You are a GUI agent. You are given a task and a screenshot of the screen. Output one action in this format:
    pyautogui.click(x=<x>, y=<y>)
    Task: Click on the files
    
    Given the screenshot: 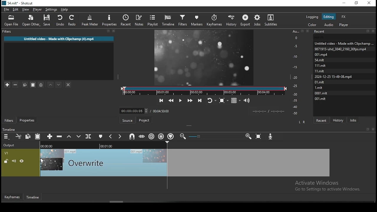 What is the action you would take?
    pyautogui.click(x=333, y=77)
    